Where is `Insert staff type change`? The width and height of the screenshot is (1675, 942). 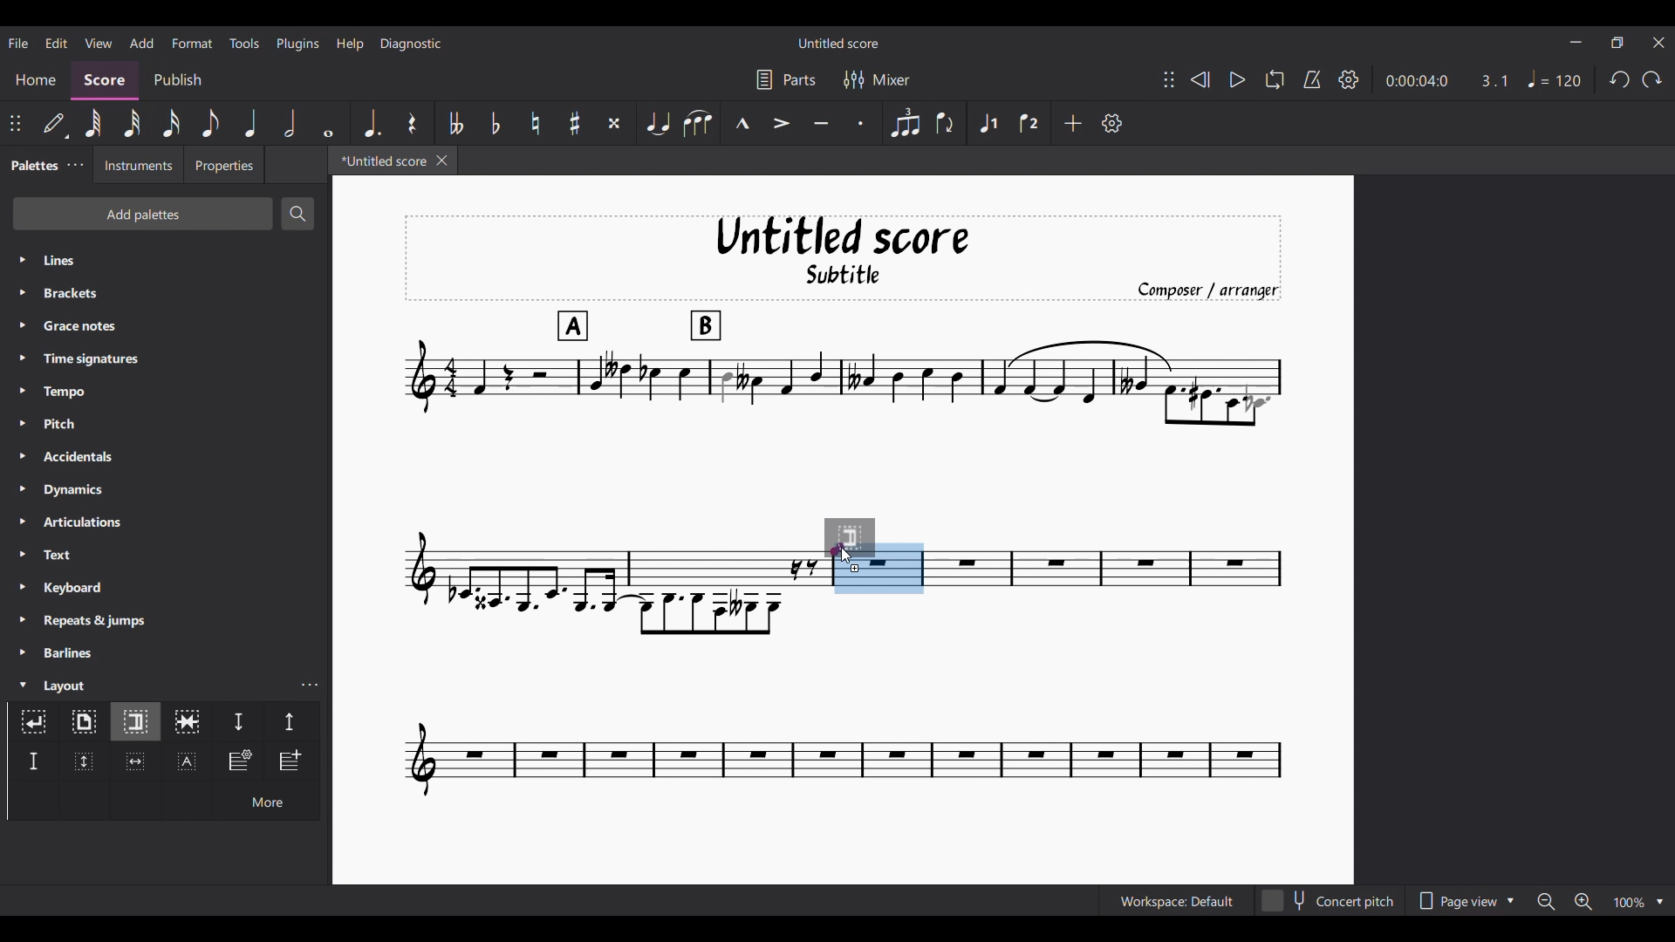 Insert staff type change is located at coordinates (238, 761).